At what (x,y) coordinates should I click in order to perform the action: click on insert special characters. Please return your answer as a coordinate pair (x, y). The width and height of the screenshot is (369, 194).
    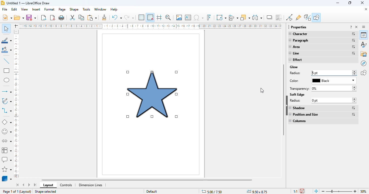
    Looking at the image, I should click on (199, 18).